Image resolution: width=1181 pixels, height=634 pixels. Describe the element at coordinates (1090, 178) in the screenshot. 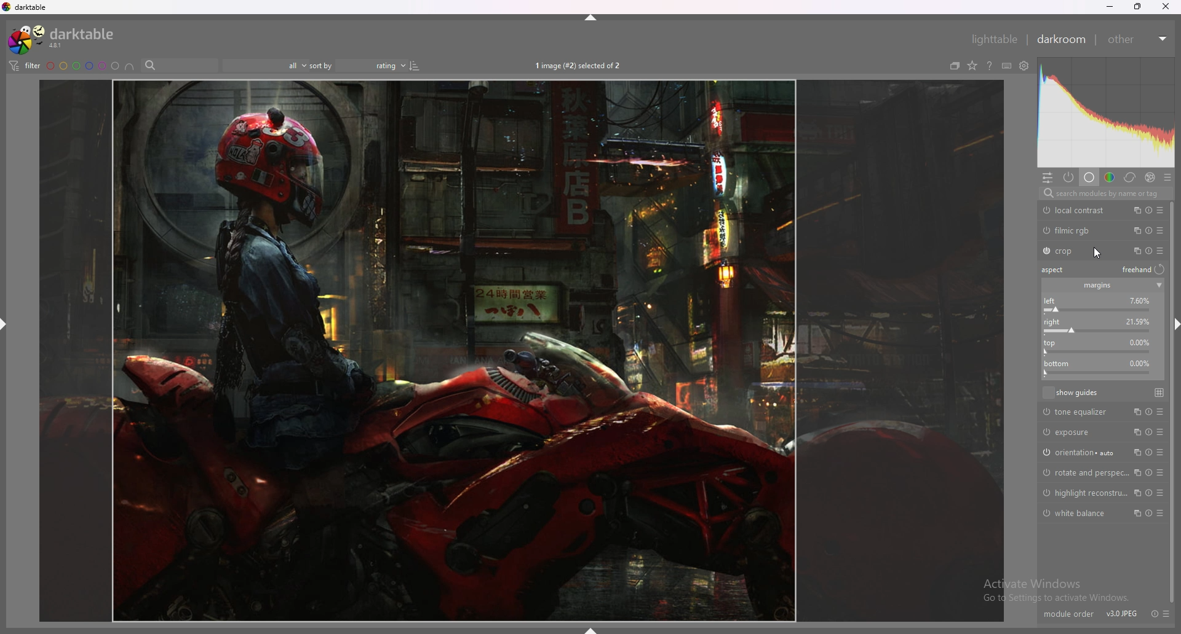

I see `base` at that location.